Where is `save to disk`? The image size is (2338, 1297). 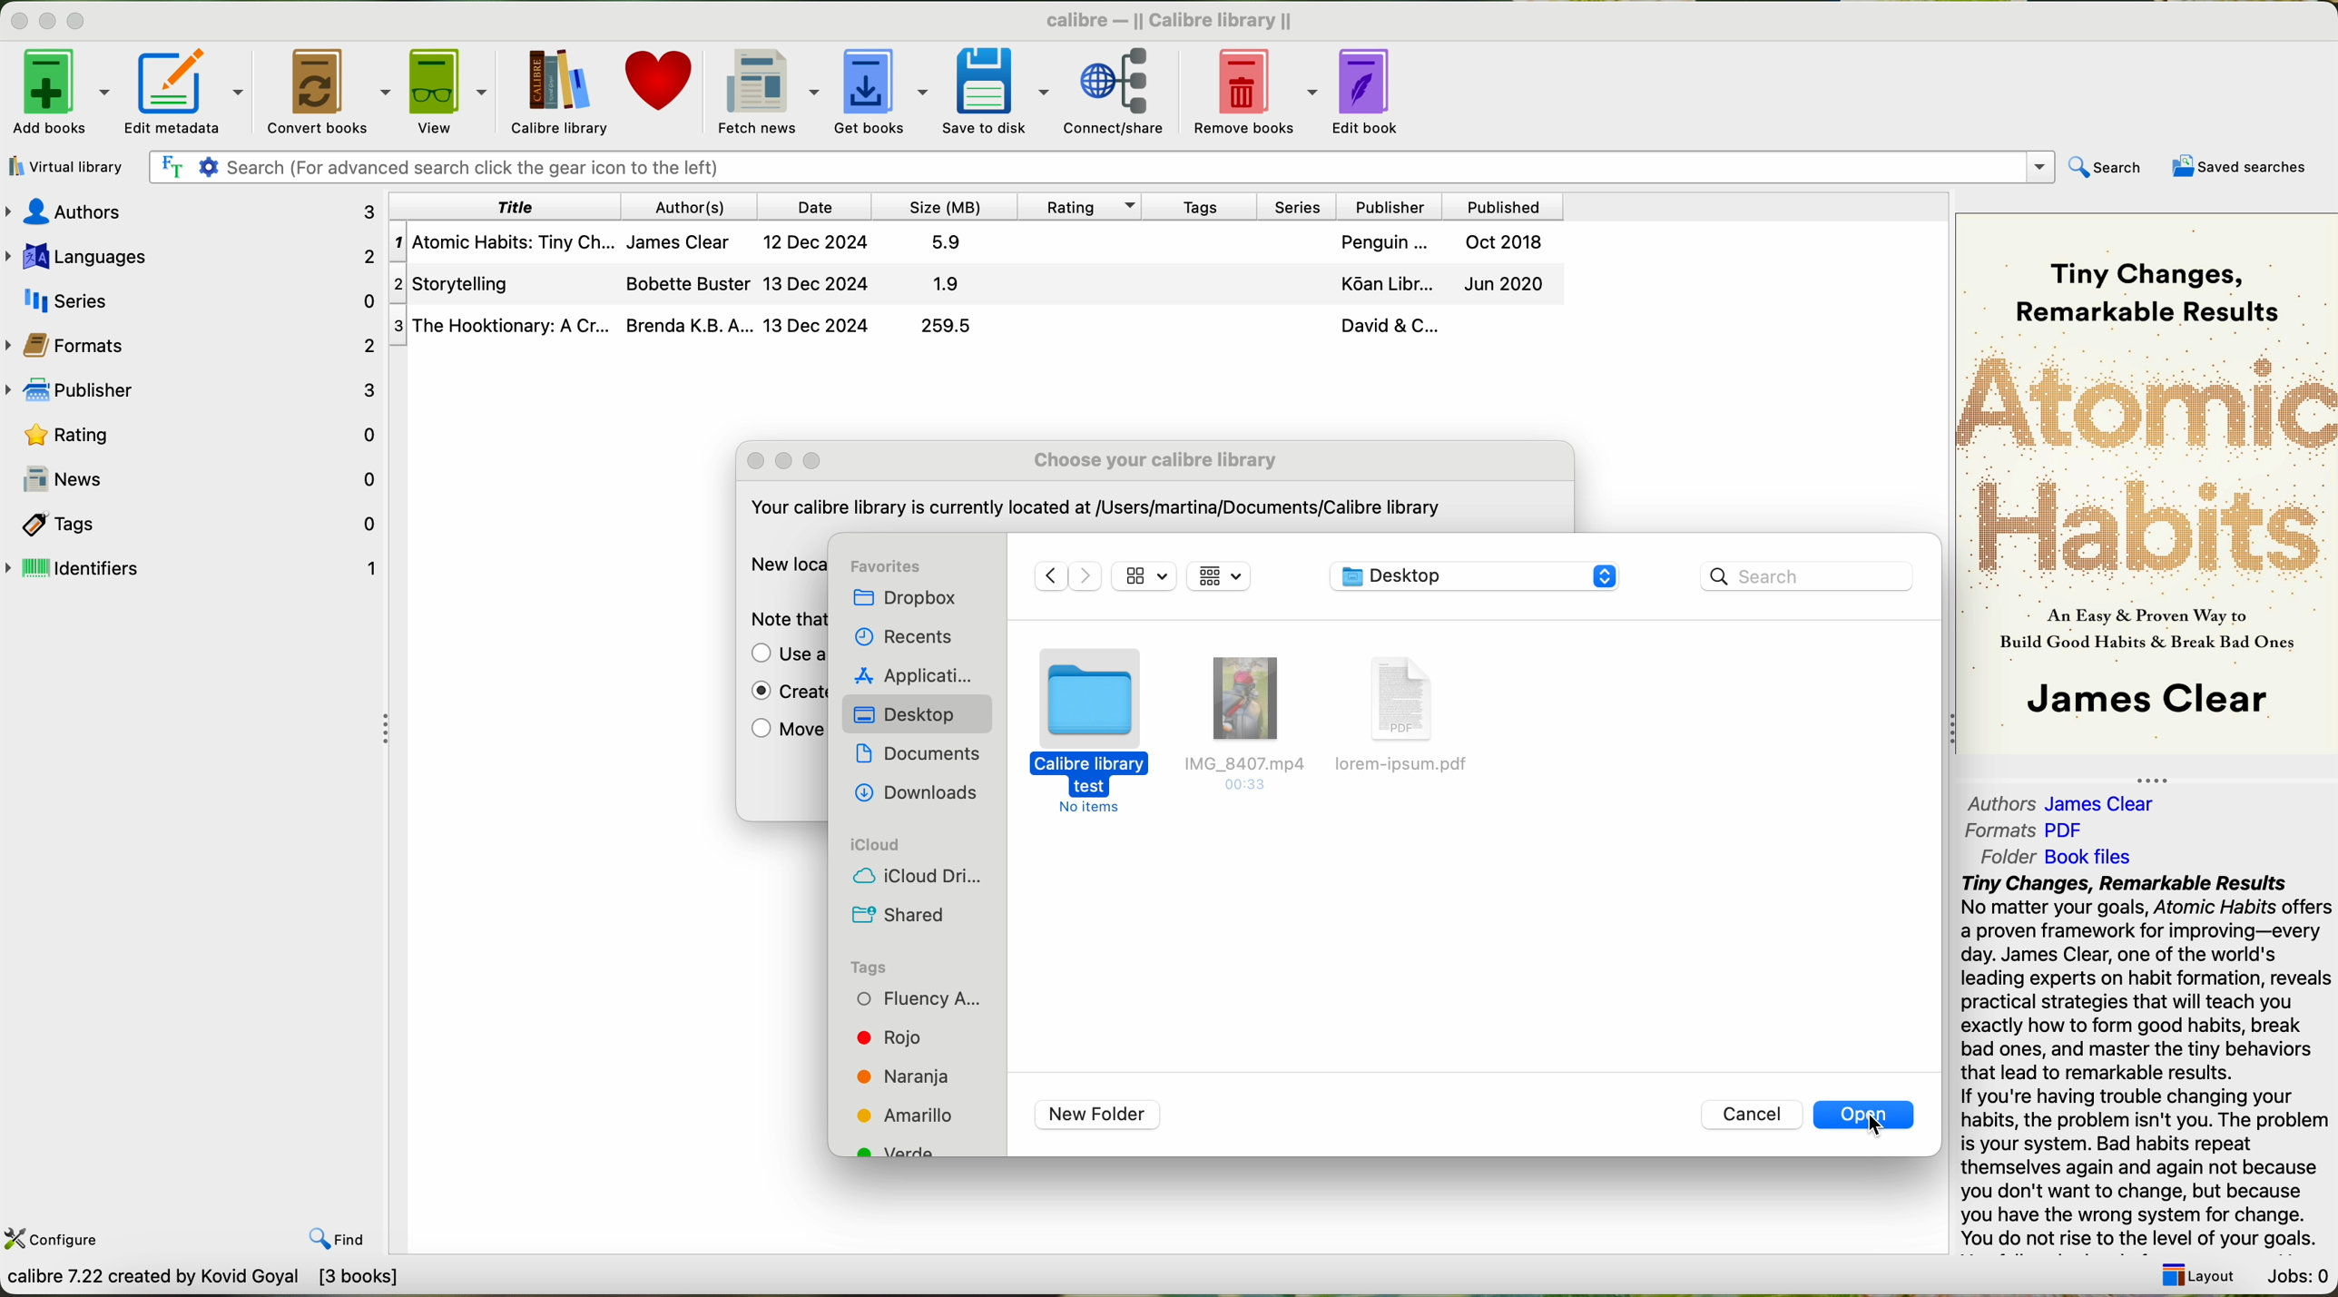 save to disk is located at coordinates (997, 89).